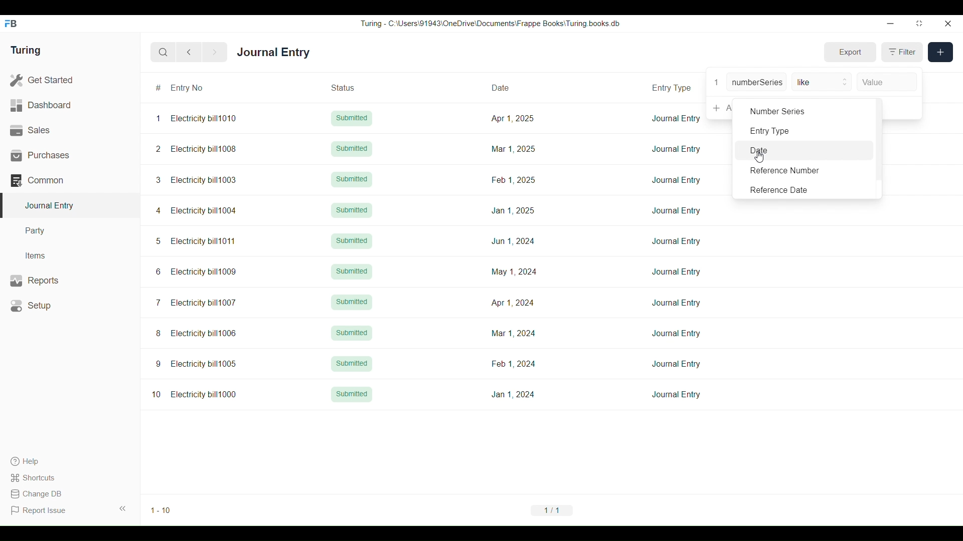 This screenshot has height=541, width=963. Describe the element at coordinates (70, 231) in the screenshot. I see `Party` at that location.